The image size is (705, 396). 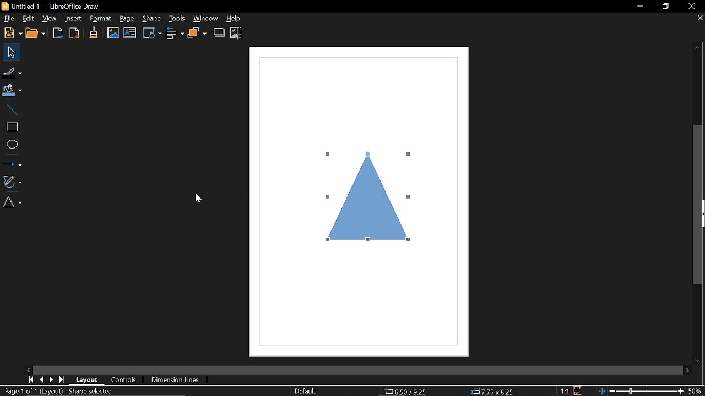 I want to click on Open, so click(x=37, y=34).